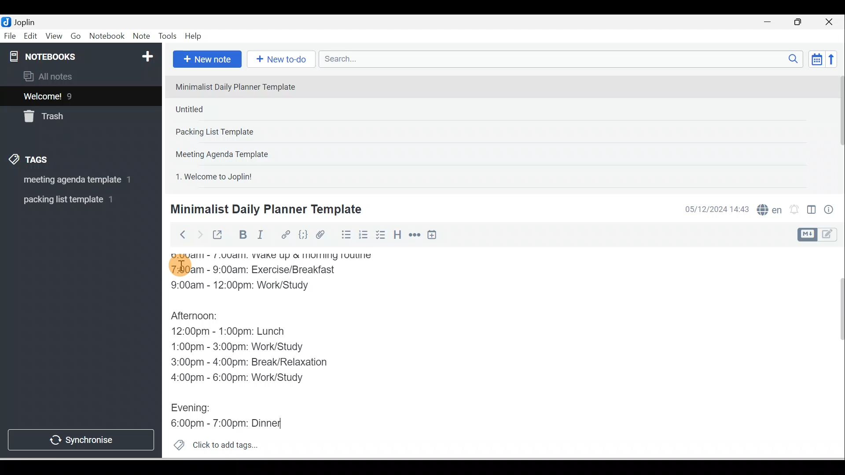 The width and height of the screenshot is (845, 475). I want to click on Minimalist Daily Planner Template, so click(265, 209).